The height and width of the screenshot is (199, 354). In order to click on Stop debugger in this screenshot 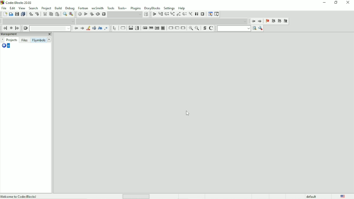, I will do `click(203, 14)`.